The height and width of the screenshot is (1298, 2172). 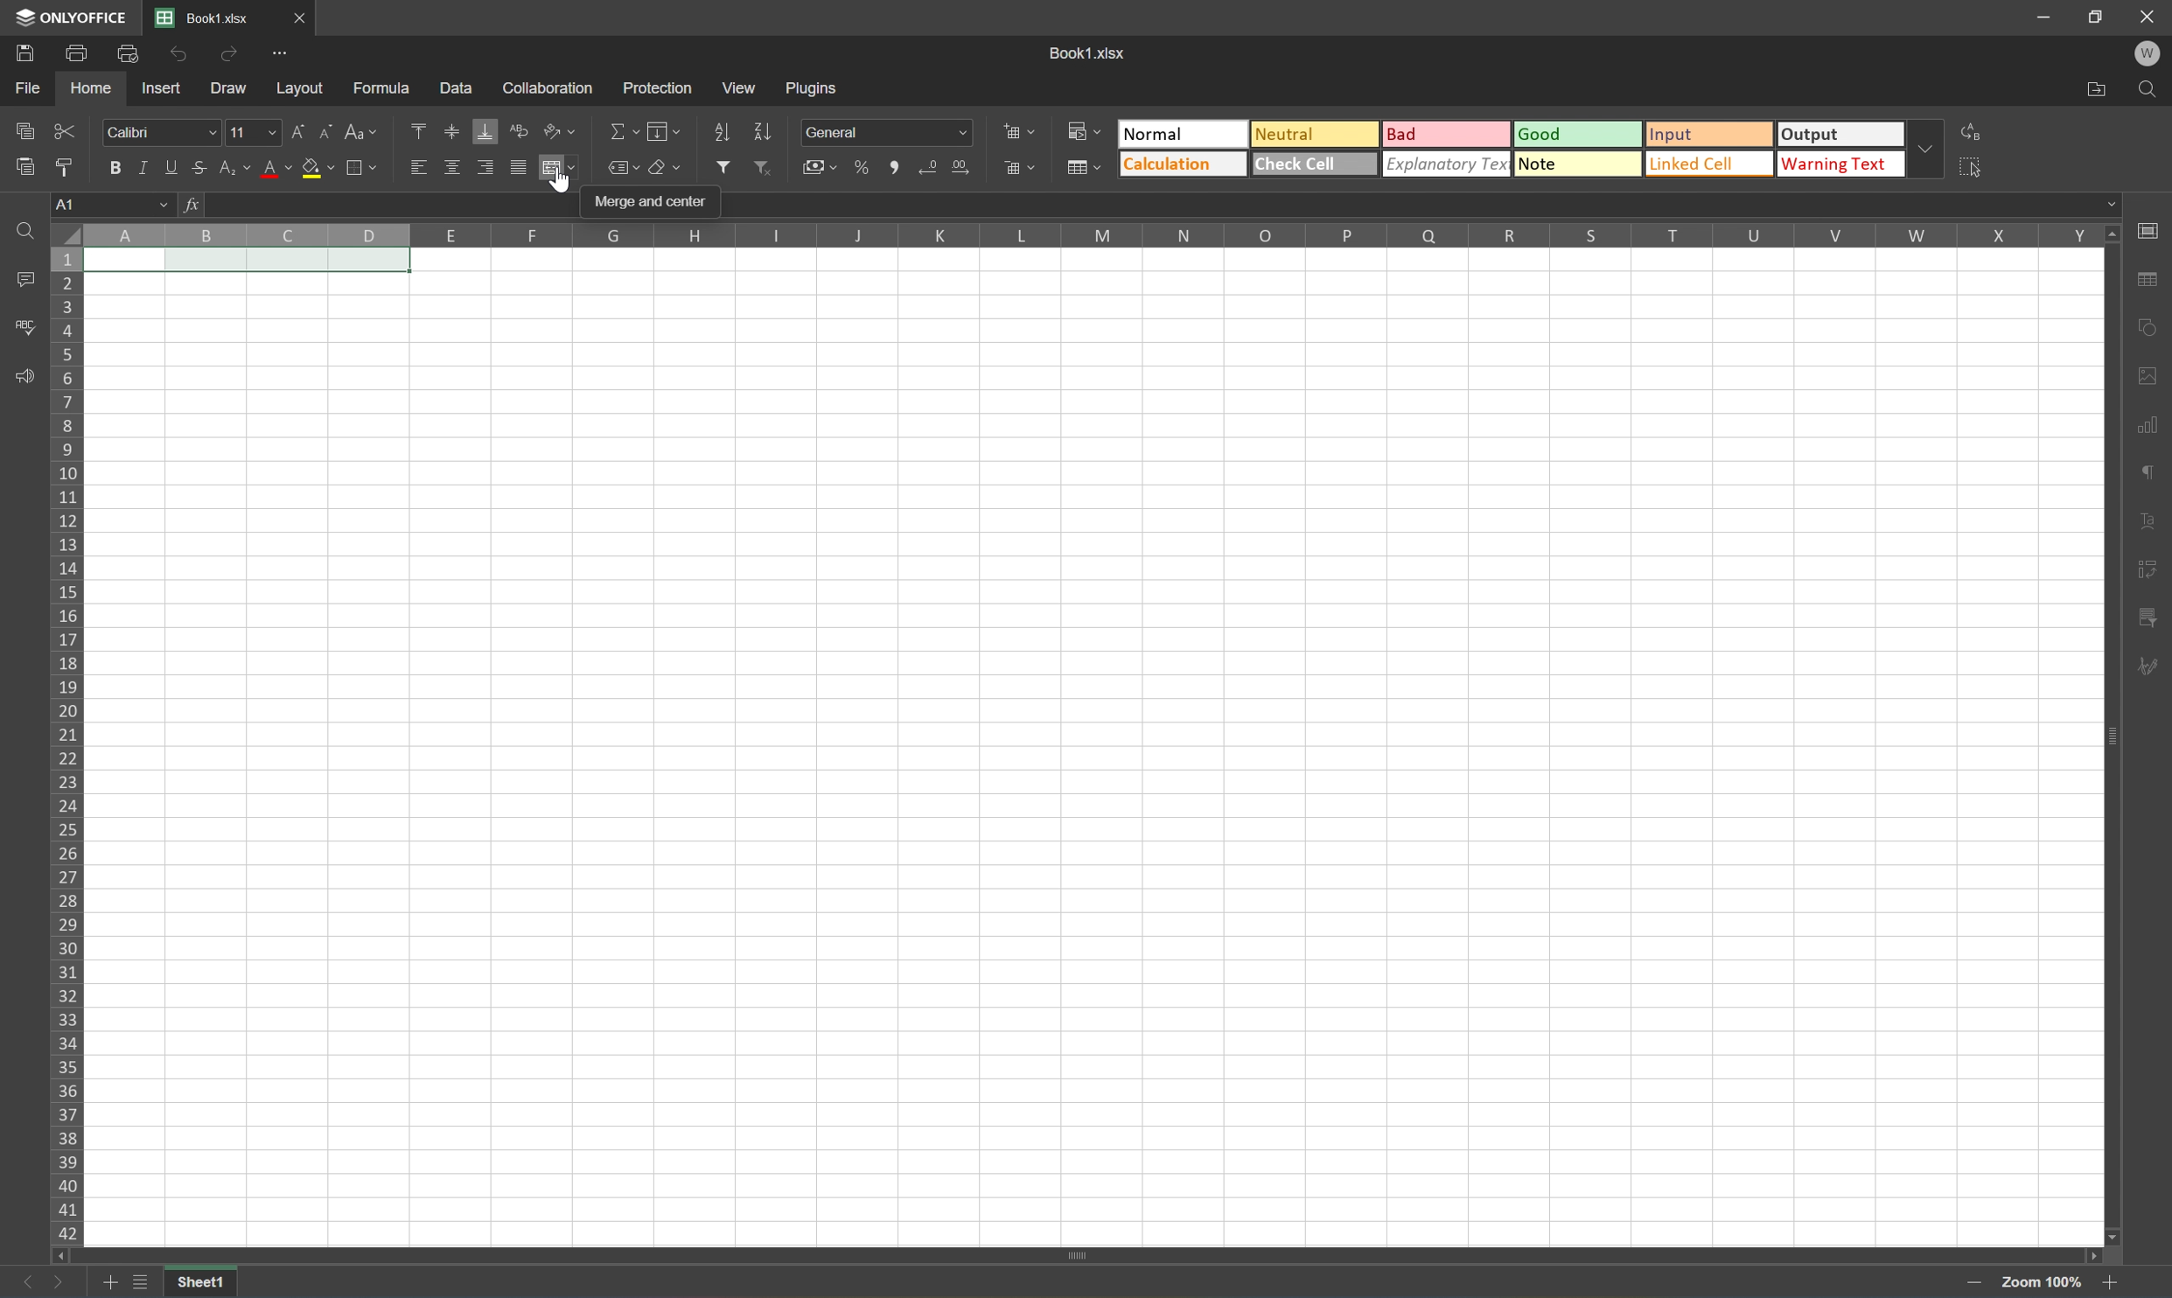 What do you see at coordinates (22, 328) in the screenshot?
I see `Spell checking` at bounding box center [22, 328].